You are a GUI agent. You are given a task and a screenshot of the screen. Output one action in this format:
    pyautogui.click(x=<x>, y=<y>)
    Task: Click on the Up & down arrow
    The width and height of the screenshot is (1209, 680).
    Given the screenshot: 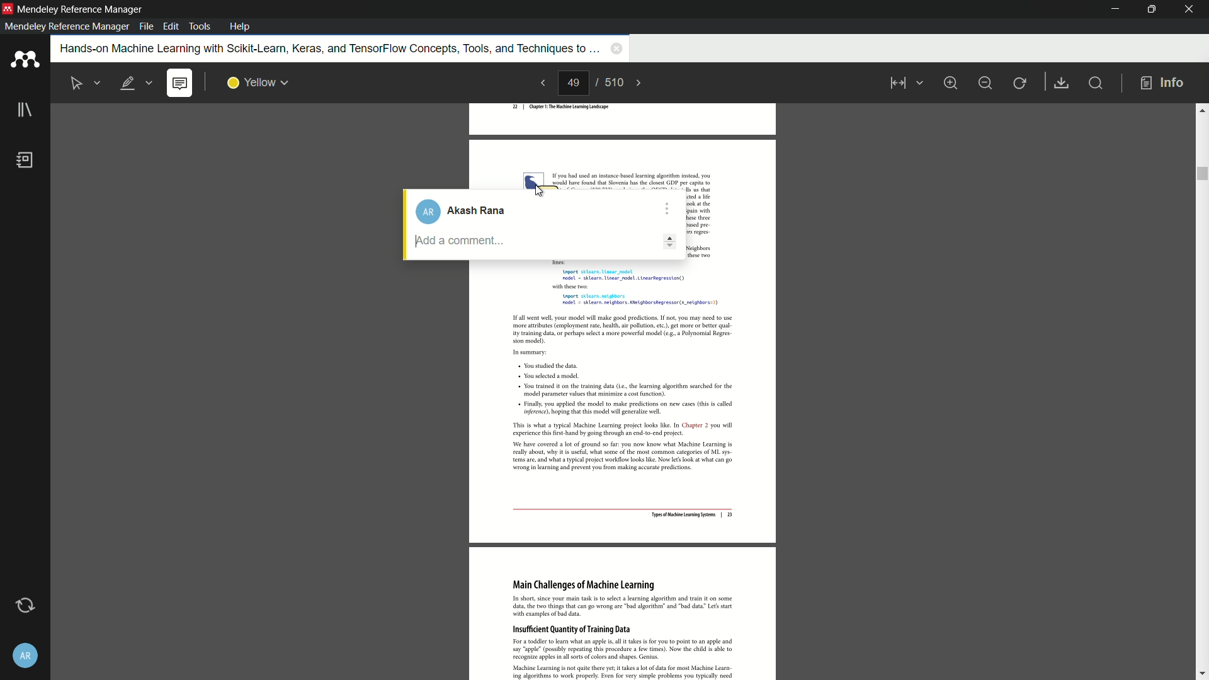 What is the action you would take?
    pyautogui.click(x=672, y=239)
    